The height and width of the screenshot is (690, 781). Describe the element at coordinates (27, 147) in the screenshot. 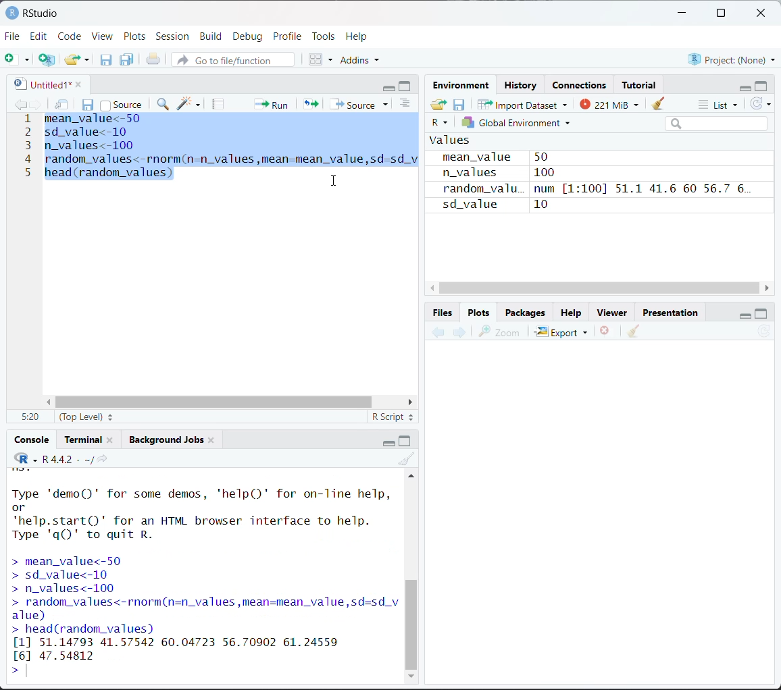

I see `line number` at that location.